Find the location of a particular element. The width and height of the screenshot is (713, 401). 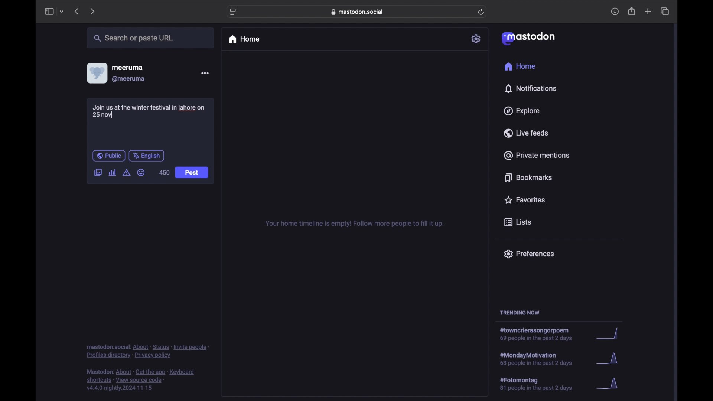

tab group picker is located at coordinates (62, 12).